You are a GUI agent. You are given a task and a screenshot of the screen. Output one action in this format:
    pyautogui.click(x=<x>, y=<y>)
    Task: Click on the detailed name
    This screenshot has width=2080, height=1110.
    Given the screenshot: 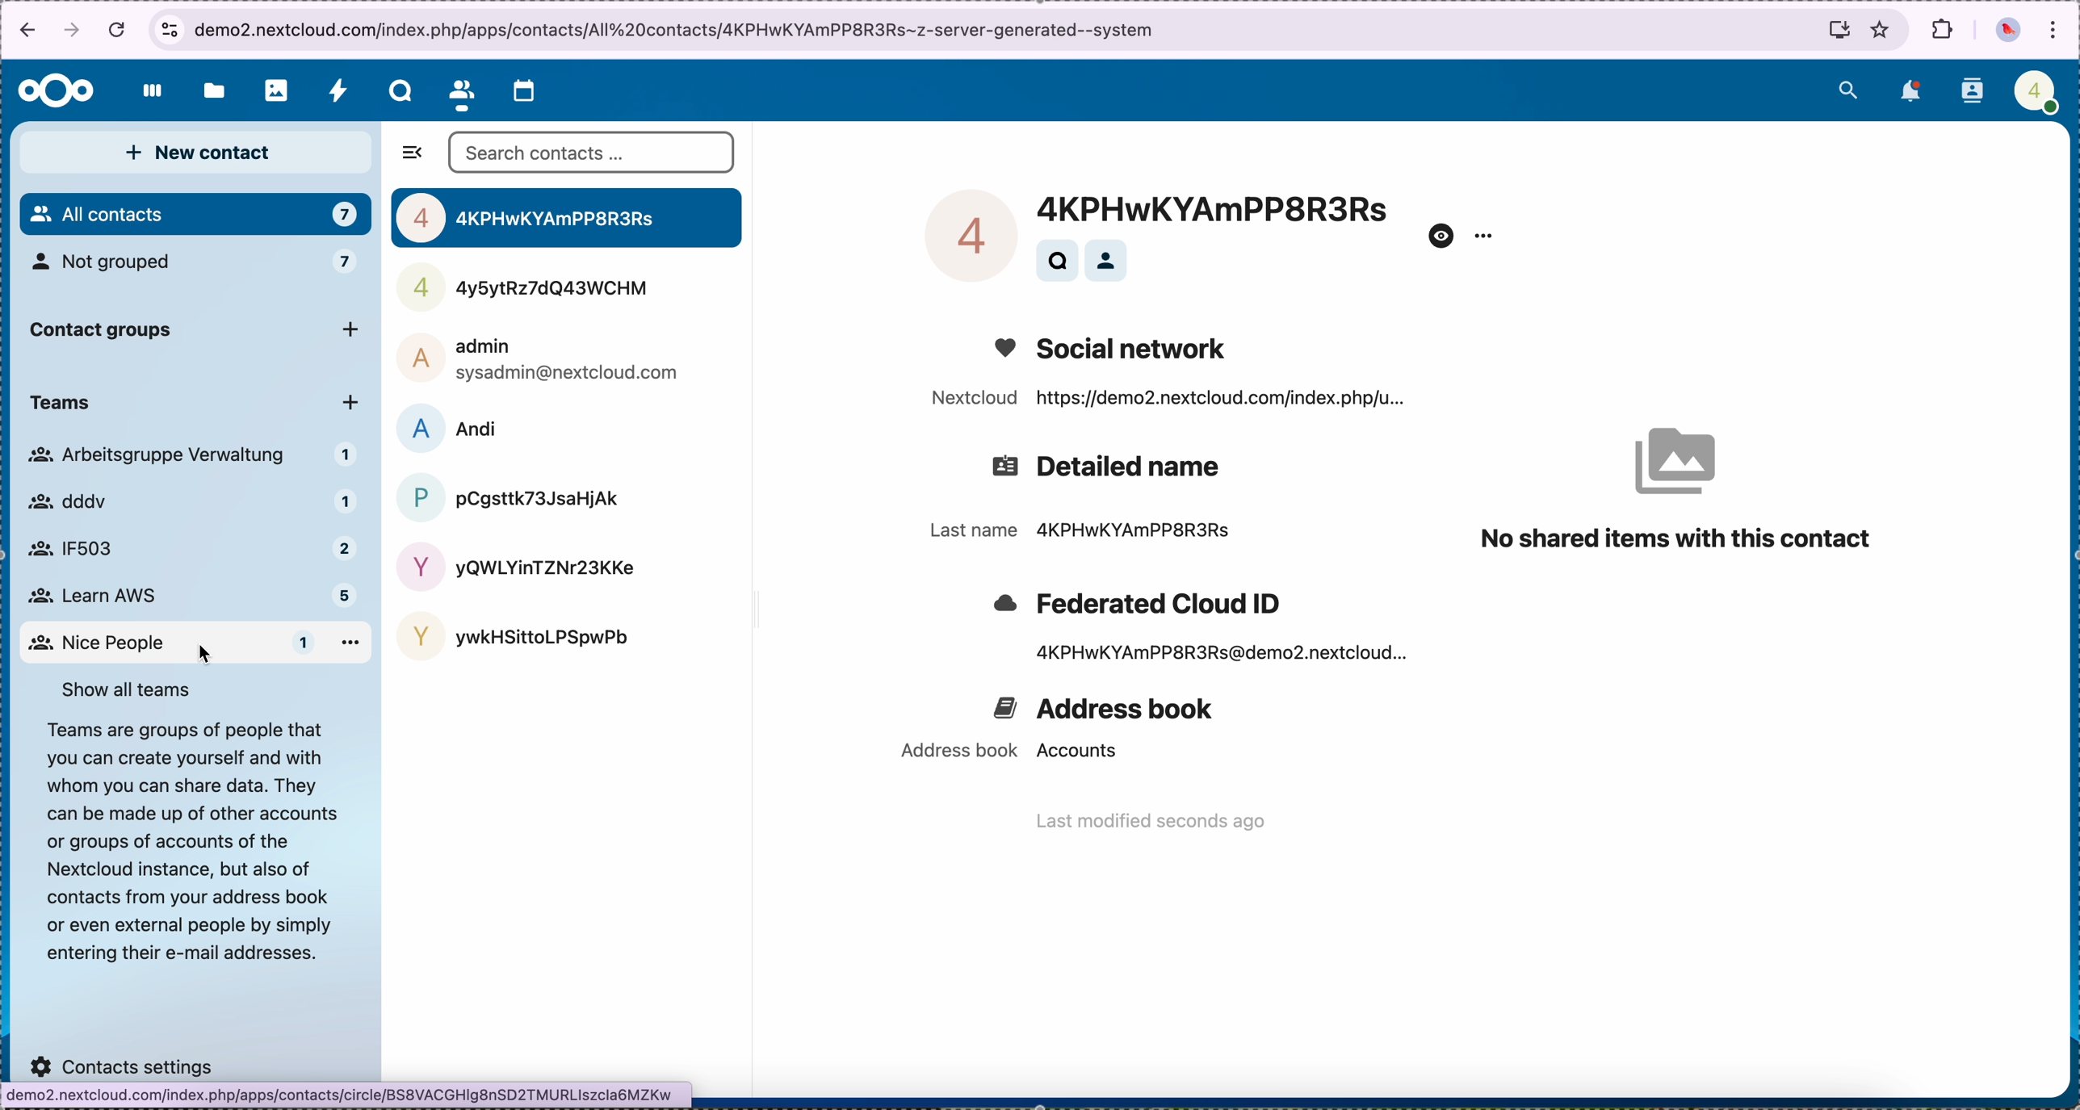 What is the action you would take?
    pyautogui.click(x=1111, y=468)
    